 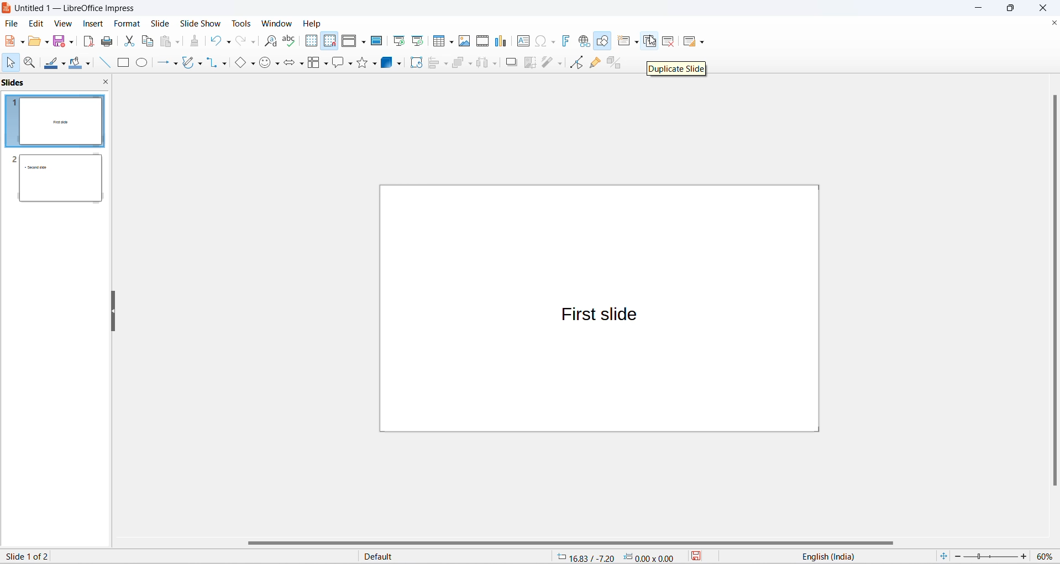 I want to click on format, so click(x=128, y=24).